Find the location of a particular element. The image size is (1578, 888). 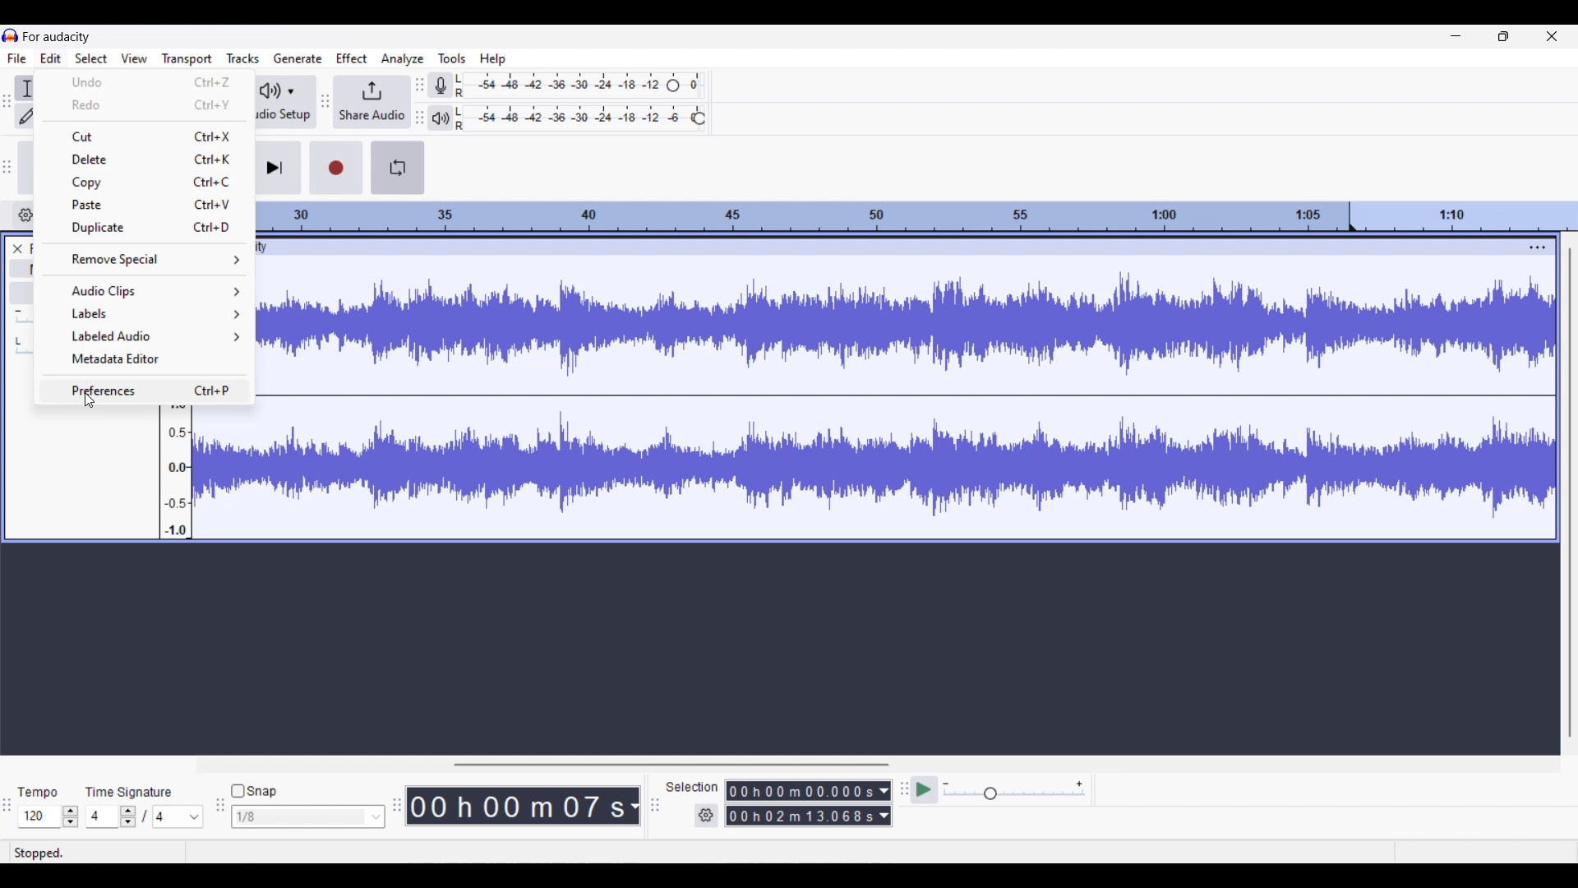

Cursor is located at coordinates (90, 400).